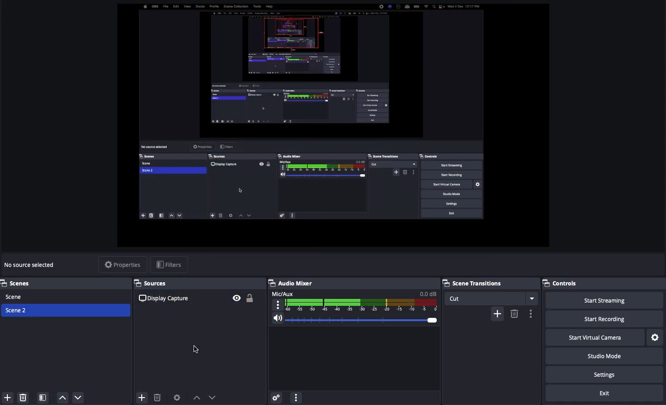 The height and width of the screenshot is (405, 666). What do you see at coordinates (497, 314) in the screenshot?
I see `add` at bounding box center [497, 314].